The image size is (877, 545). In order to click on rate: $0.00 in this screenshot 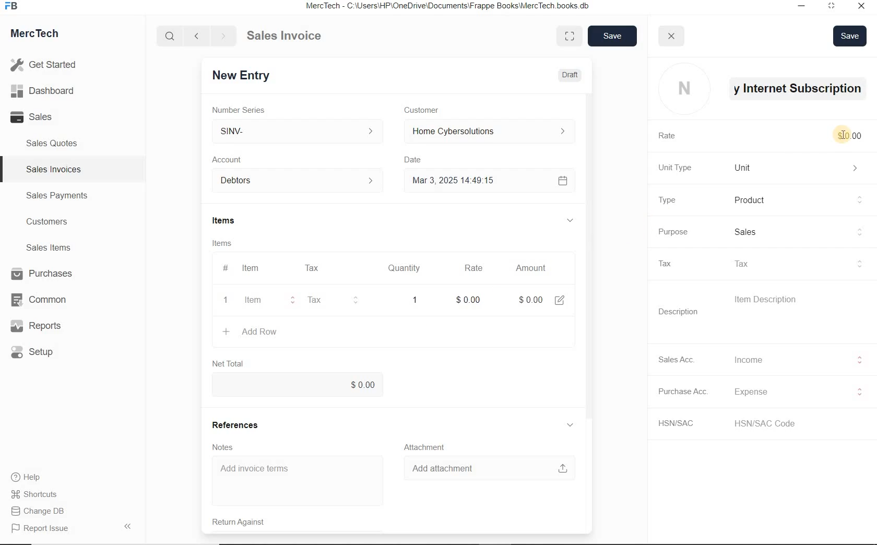, I will do `click(468, 299)`.